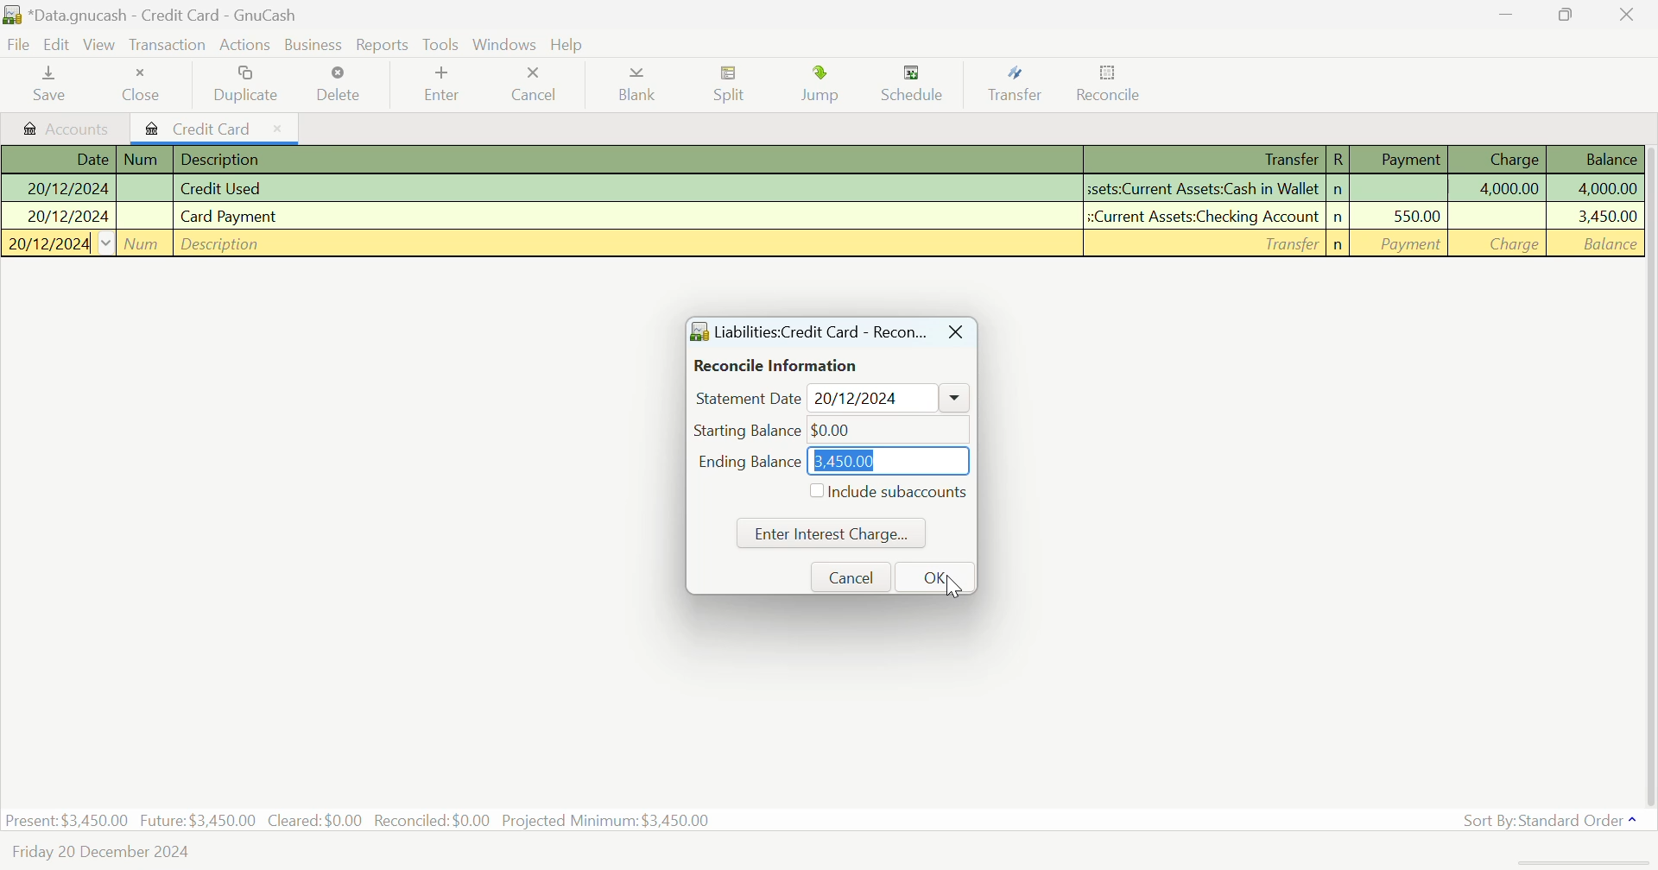 This screenshot has width=1658, height=870. Describe the element at coordinates (165, 46) in the screenshot. I see `Transaction` at that location.